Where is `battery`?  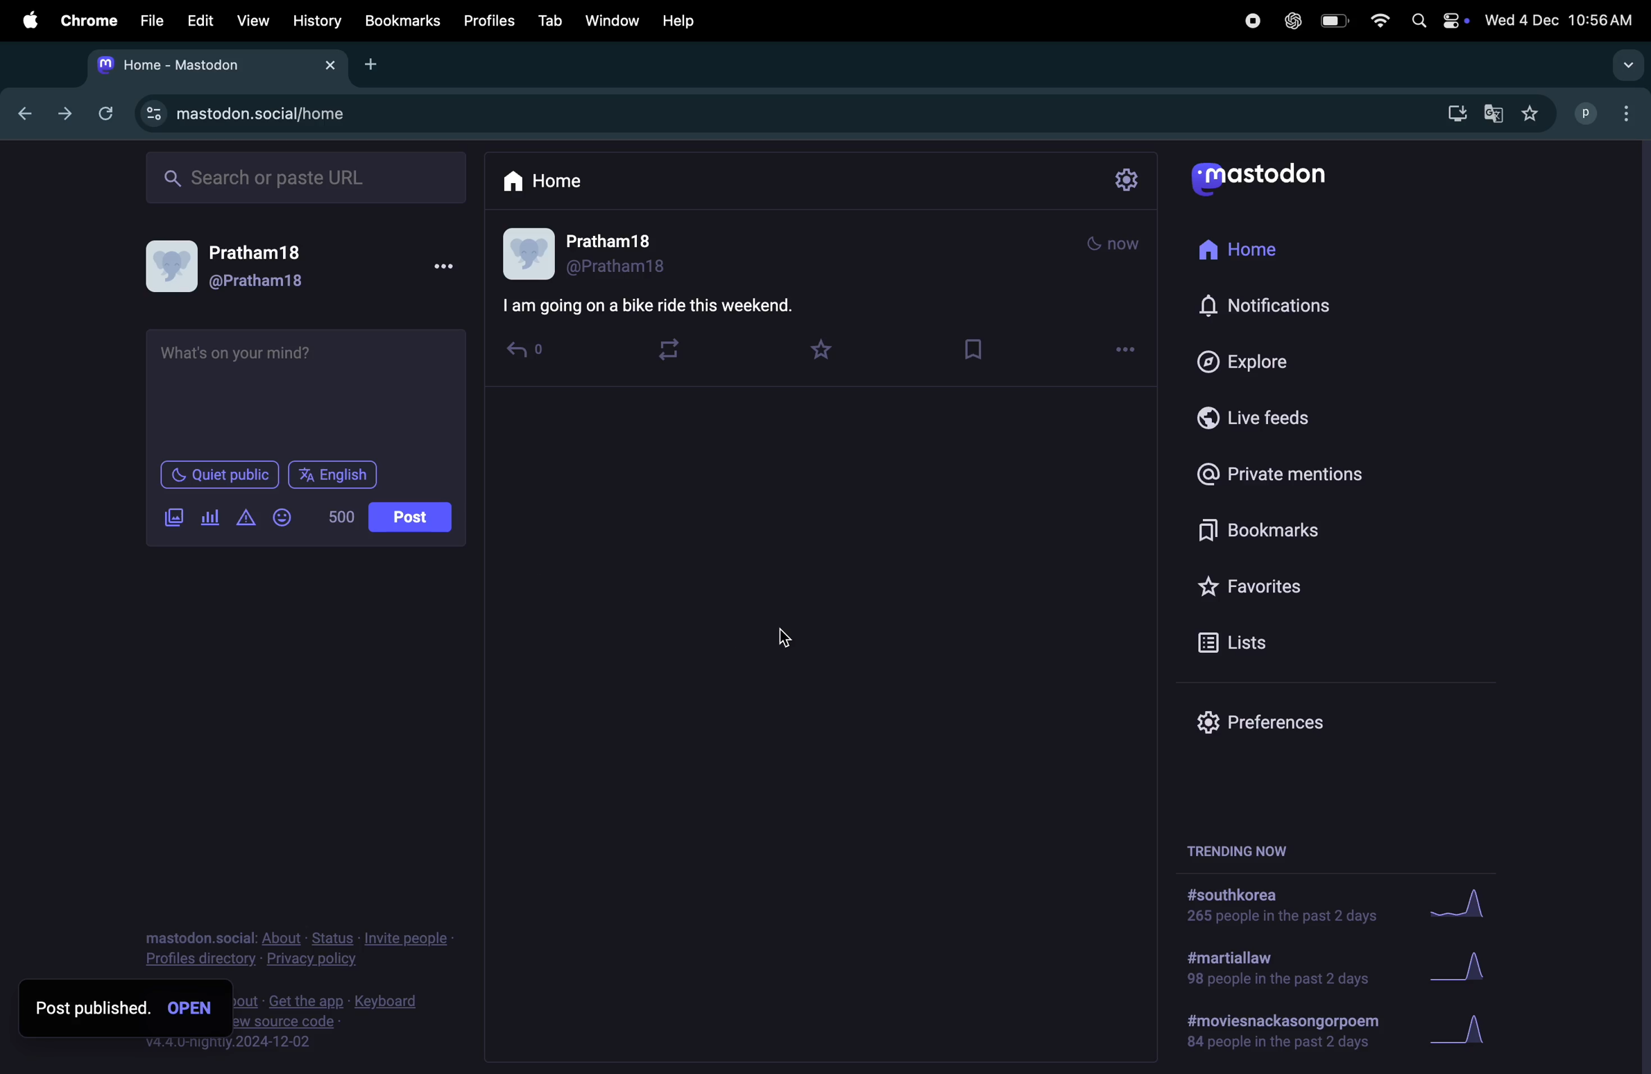 battery is located at coordinates (1329, 19).